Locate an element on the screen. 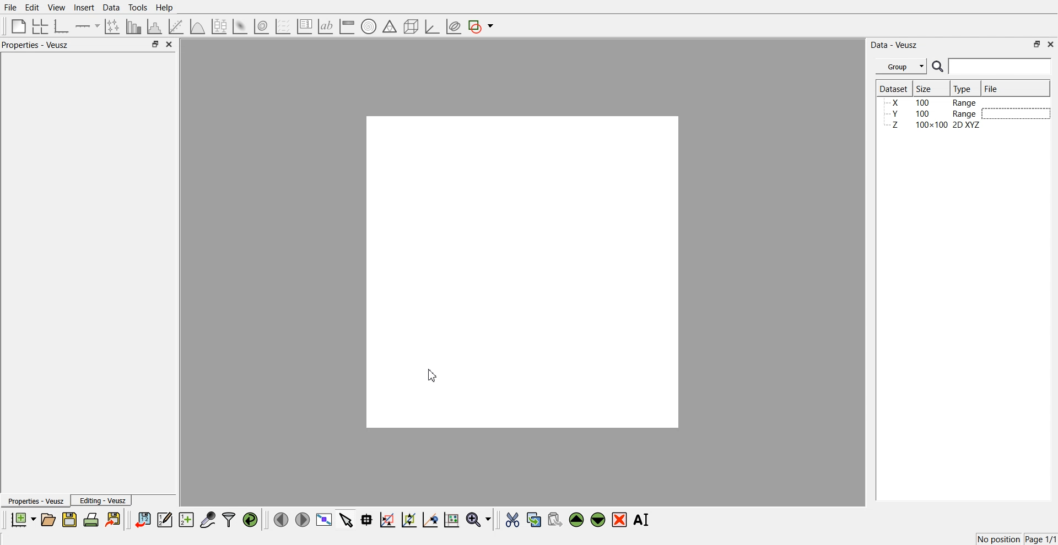 This screenshot has width=1058, height=545. Y 100 Range is located at coordinates (933, 114).